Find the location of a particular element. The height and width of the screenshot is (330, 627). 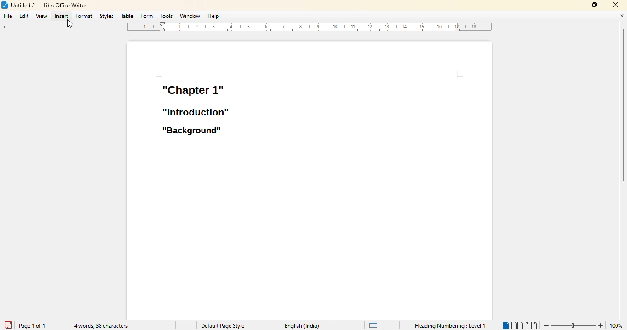

heading 1 is located at coordinates (192, 89).